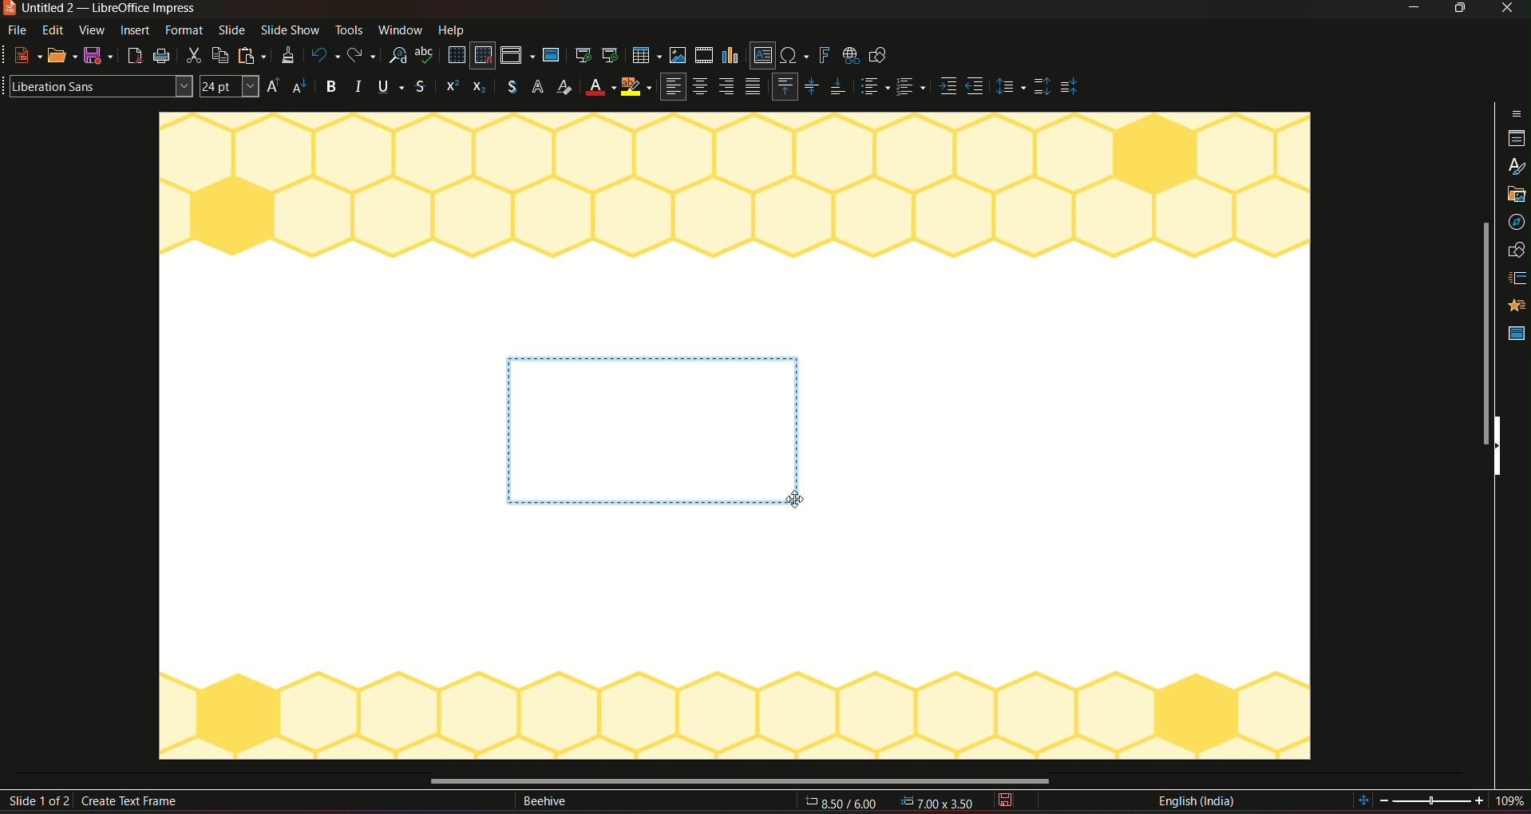  I want to click on help, so click(453, 29).